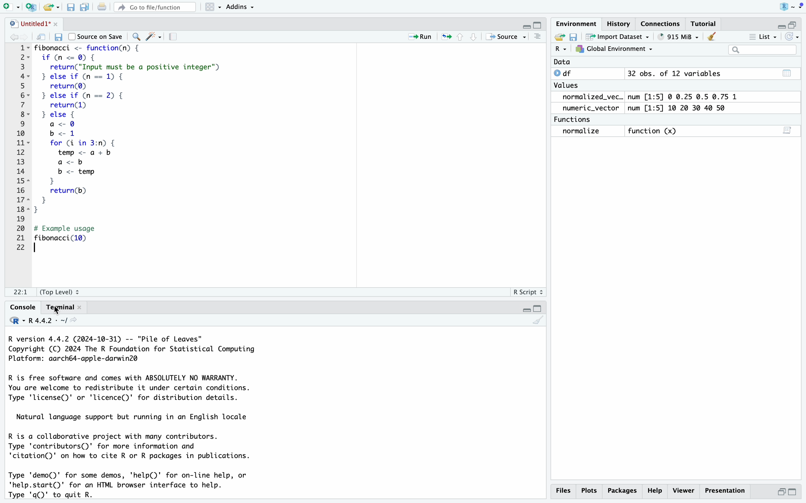 The image size is (806, 503). Describe the element at coordinates (791, 7) in the screenshot. I see `RStudio` at that location.